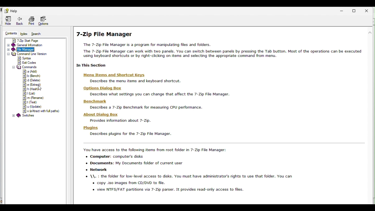  Describe the element at coordinates (29, 93) in the screenshot. I see `l (list)` at that location.